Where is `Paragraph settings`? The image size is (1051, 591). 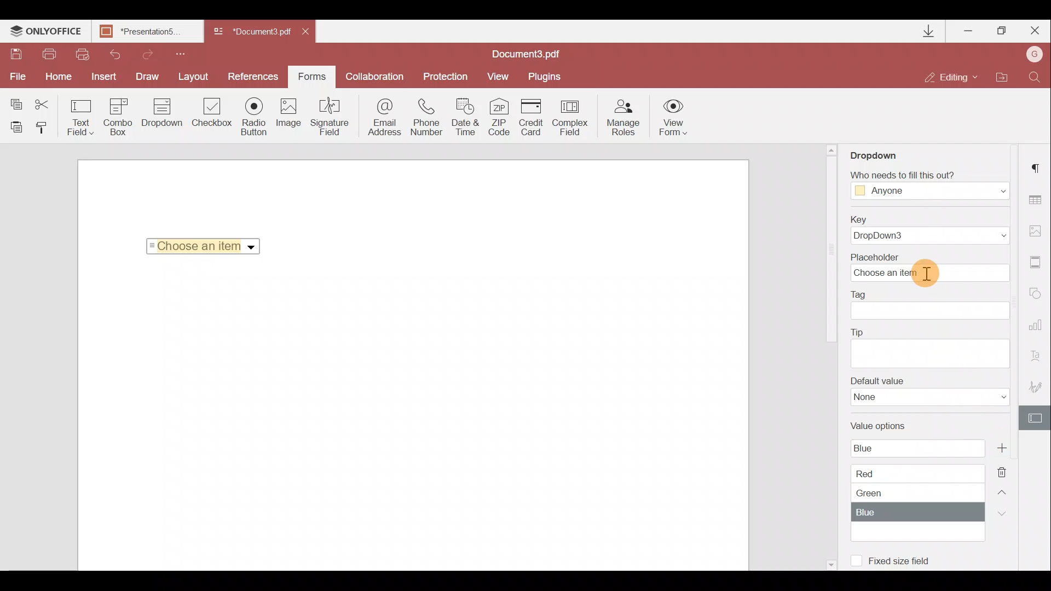 Paragraph settings is located at coordinates (1039, 167).